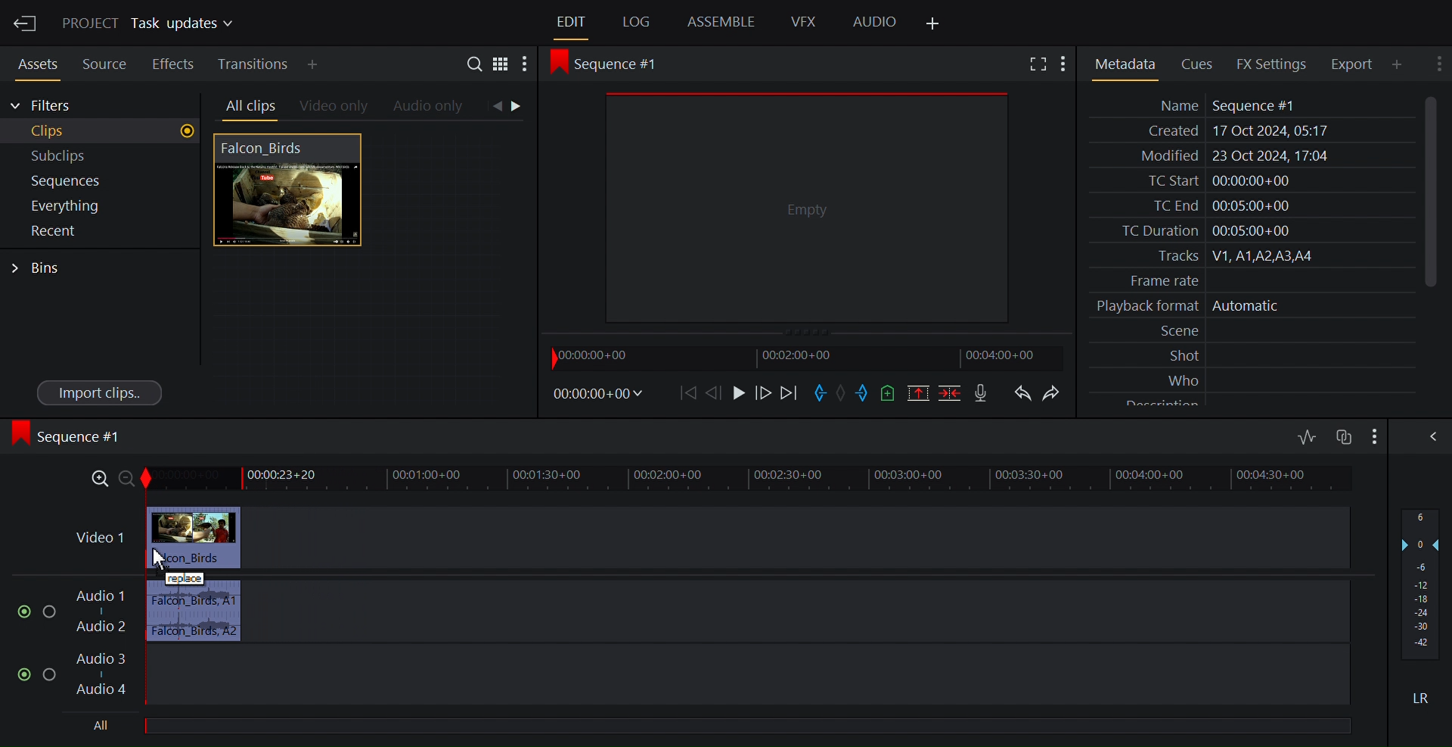  What do you see at coordinates (101, 181) in the screenshot?
I see `Show Sequences in the current project` at bounding box center [101, 181].